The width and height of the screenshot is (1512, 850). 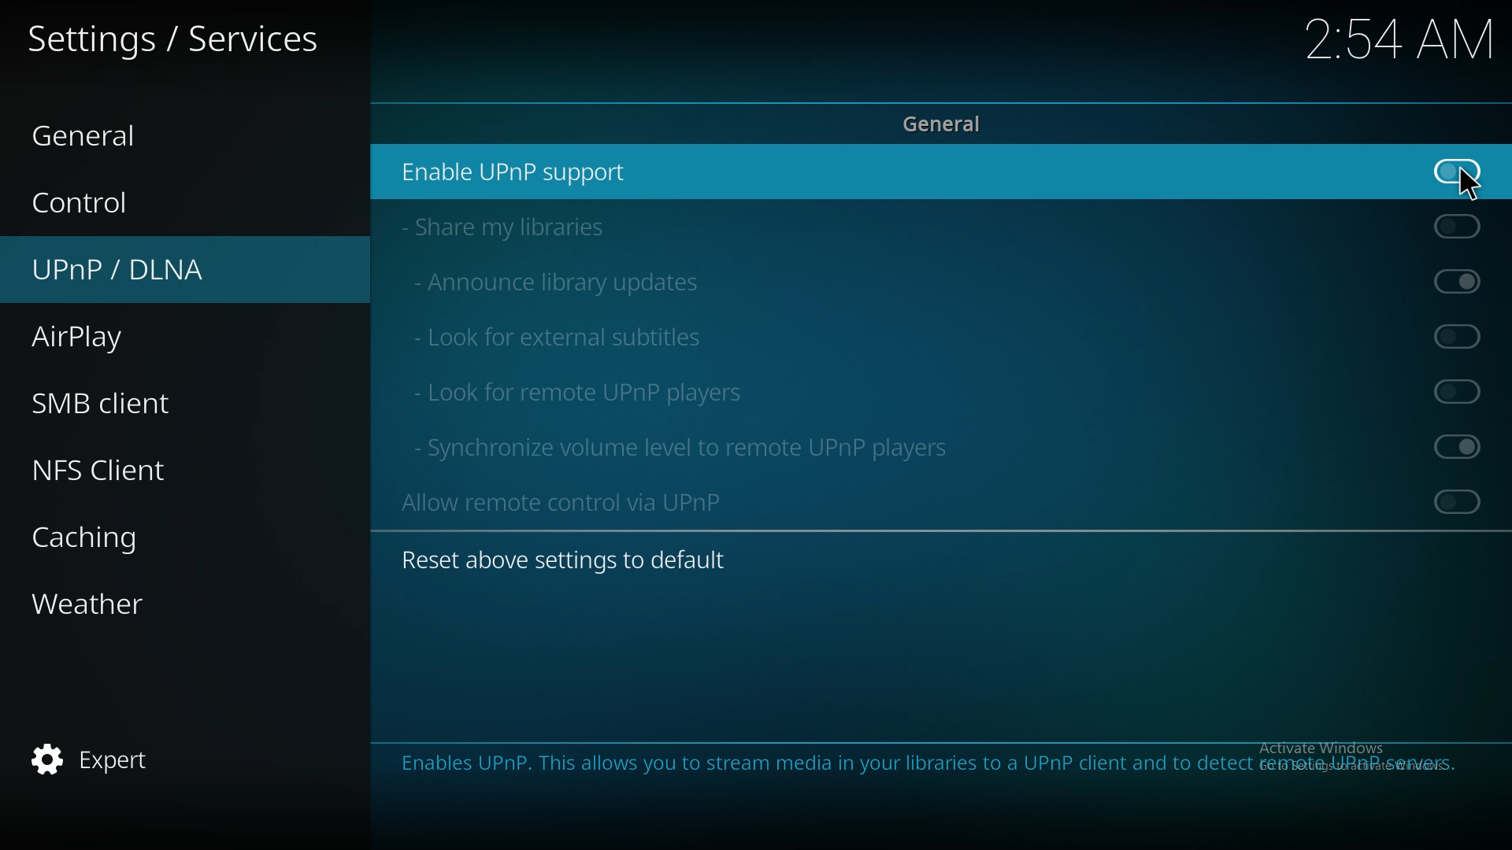 I want to click on allow remote control via upnp, so click(x=581, y=501).